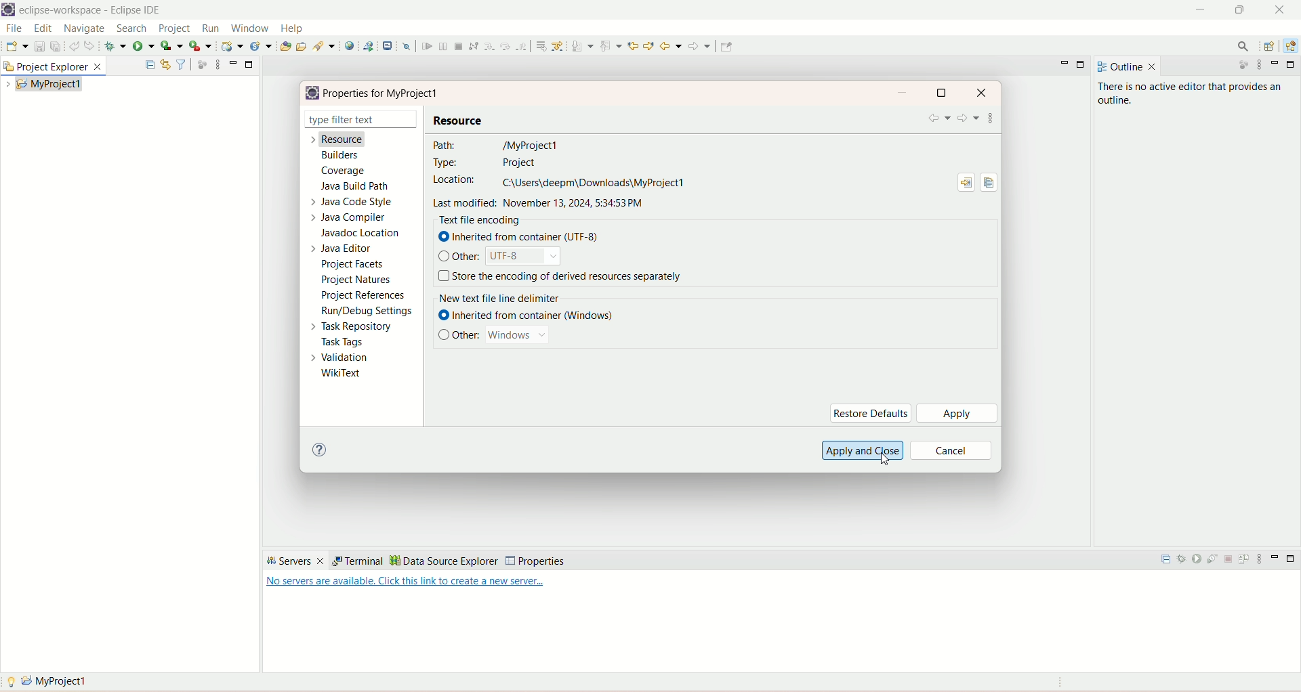 The image size is (1301, 692). I want to click on search, so click(1242, 45).